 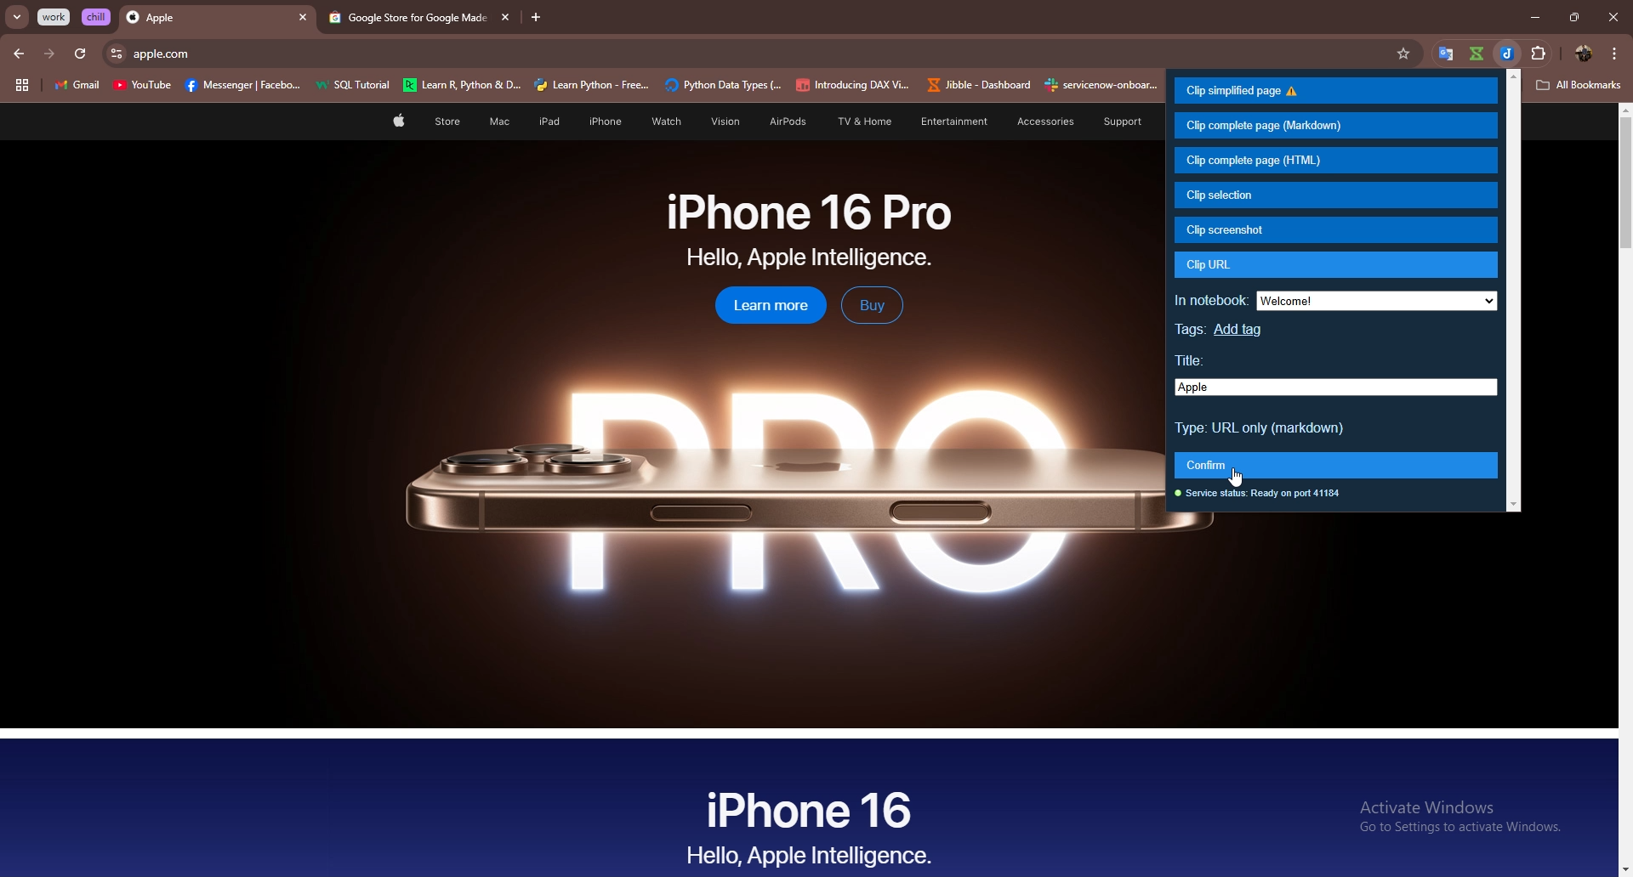 I want to click on Apple, so click(x=202, y=19).